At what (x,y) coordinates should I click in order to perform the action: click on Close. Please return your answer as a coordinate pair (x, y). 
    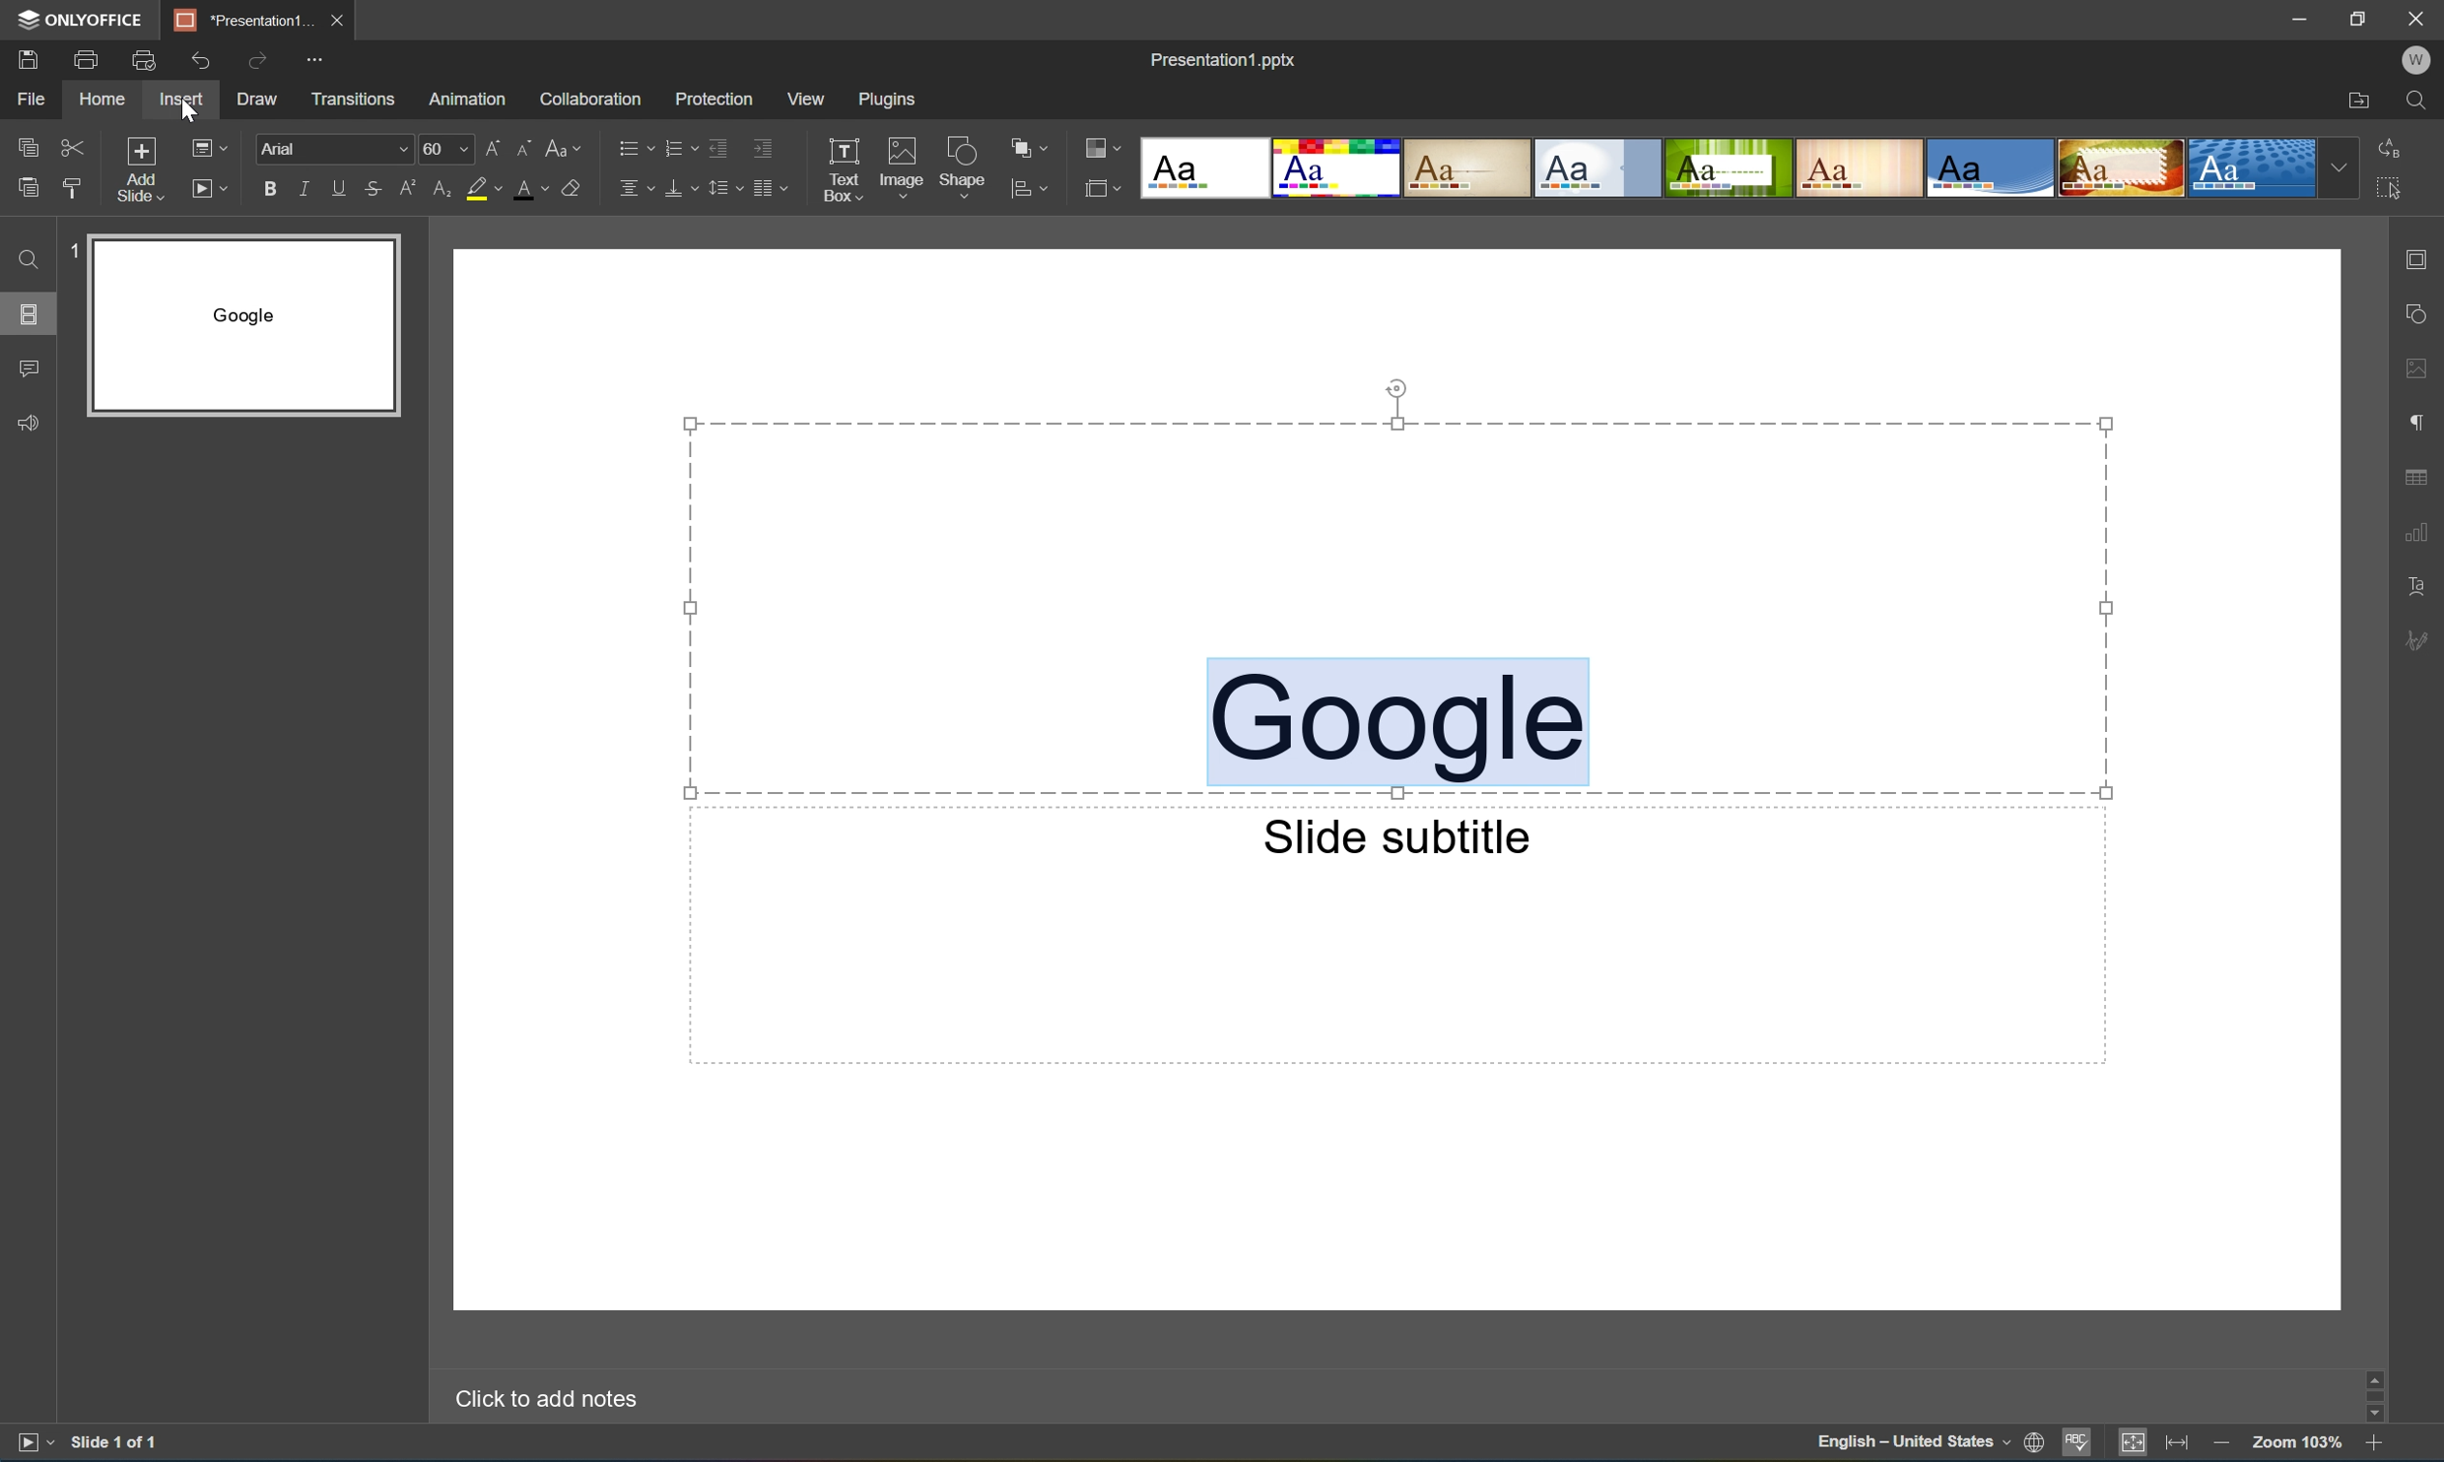
    Looking at the image, I should click on (2416, 19).